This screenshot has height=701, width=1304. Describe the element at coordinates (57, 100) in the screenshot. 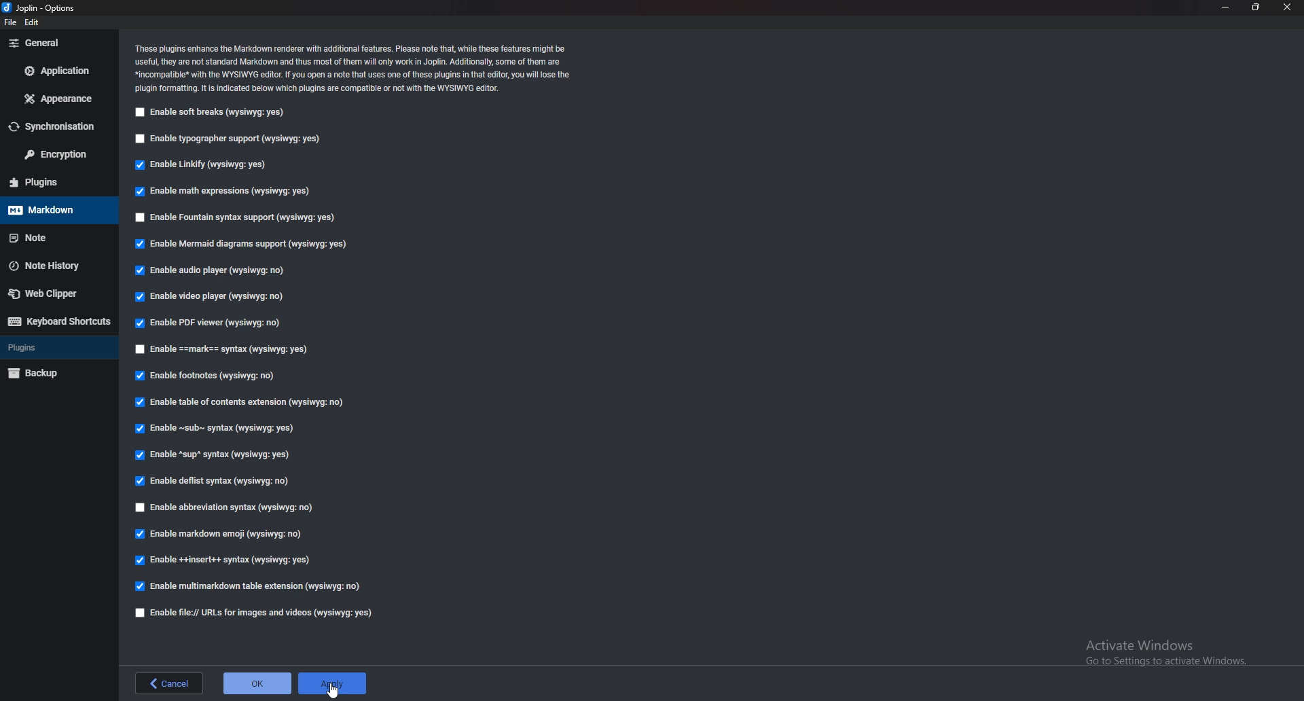

I see `Appearance` at that location.